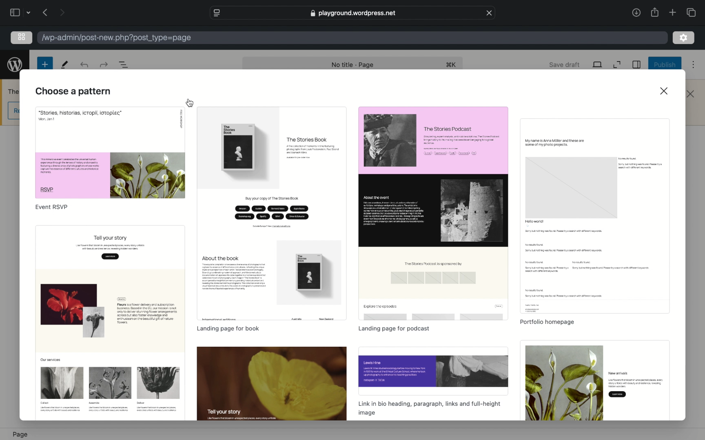 The width and height of the screenshot is (705, 440). What do you see at coordinates (74, 91) in the screenshot?
I see `choose a pattern` at bounding box center [74, 91].